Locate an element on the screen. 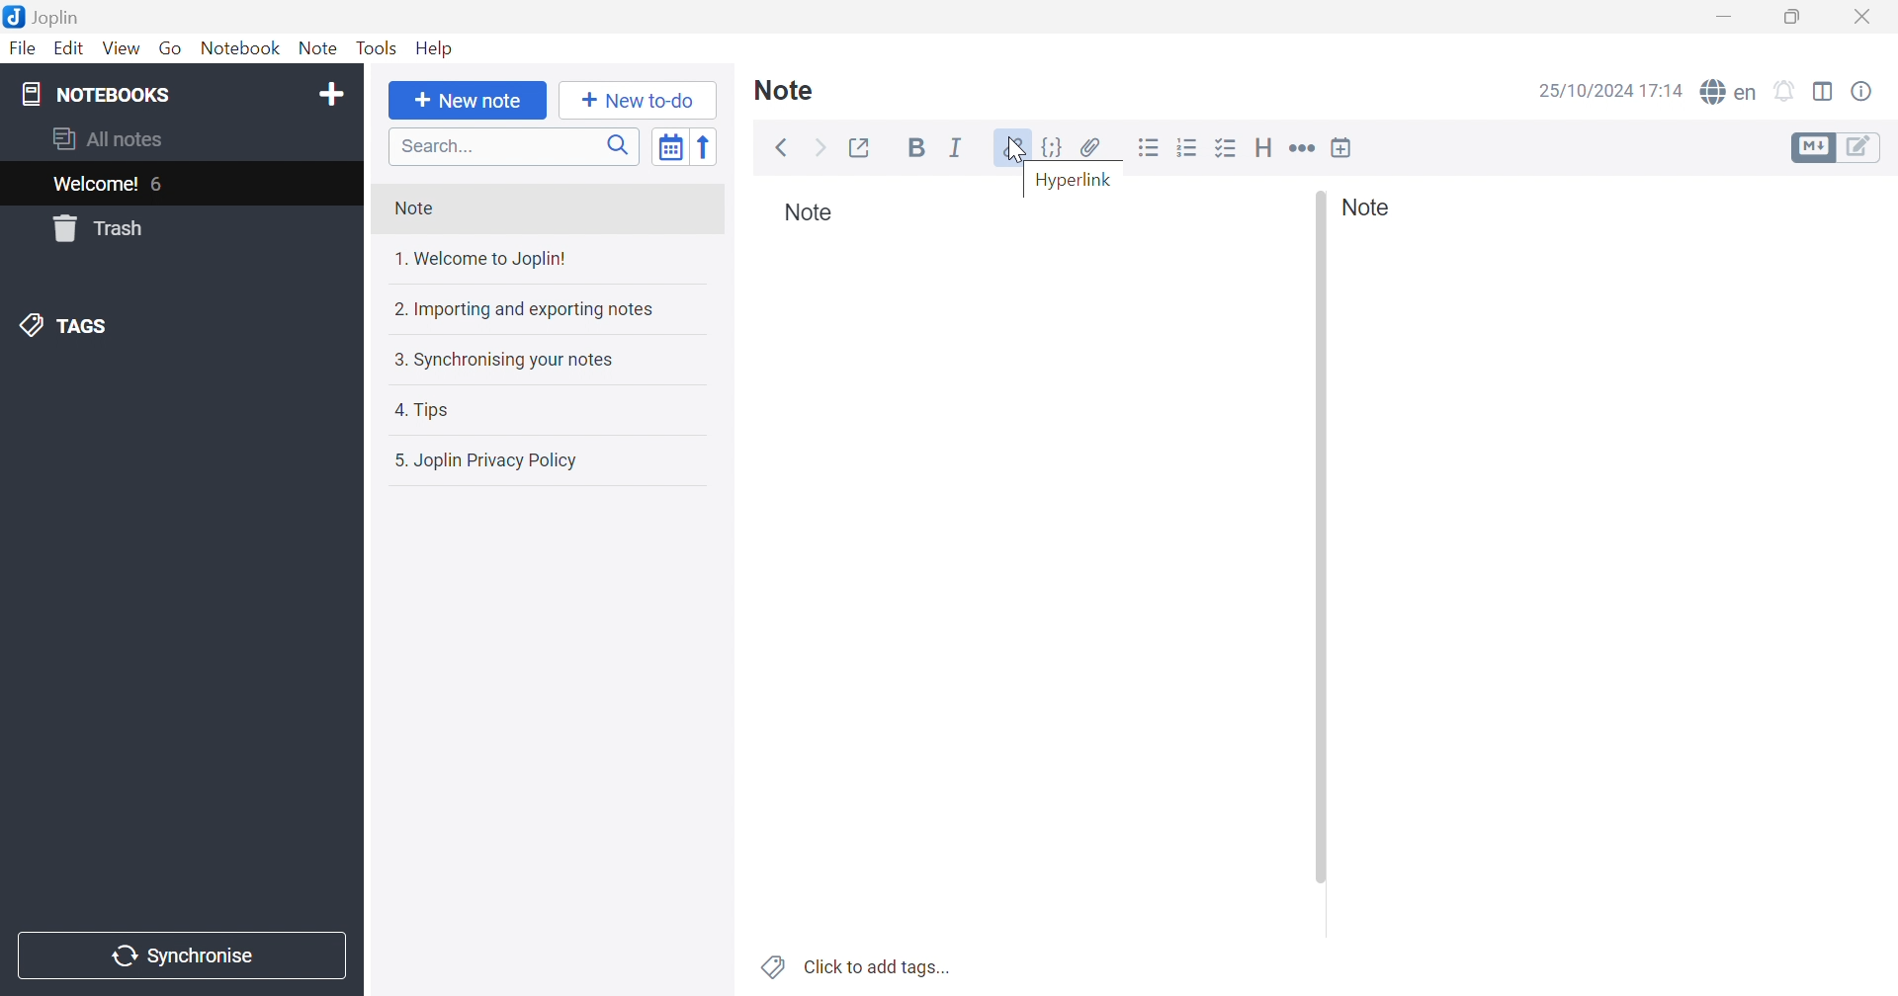 This screenshot has width=1898, height=996. Attach file is located at coordinates (1090, 145).